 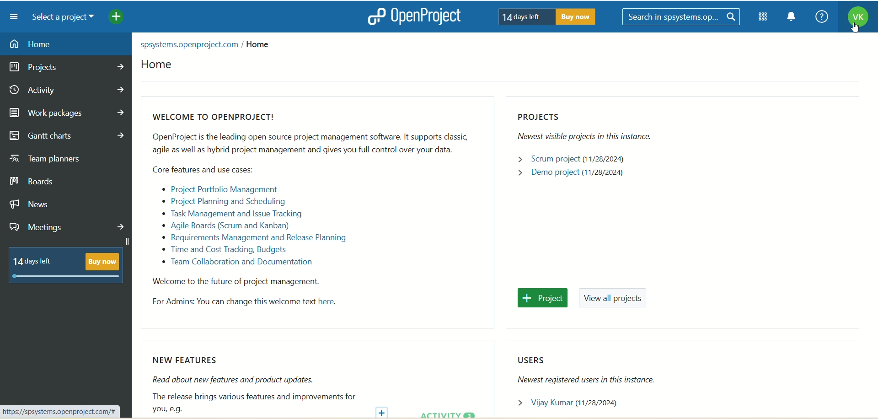 What do you see at coordinates (66, 91) in the screenshot?
I see `activity` at bounding box center [66, 91].